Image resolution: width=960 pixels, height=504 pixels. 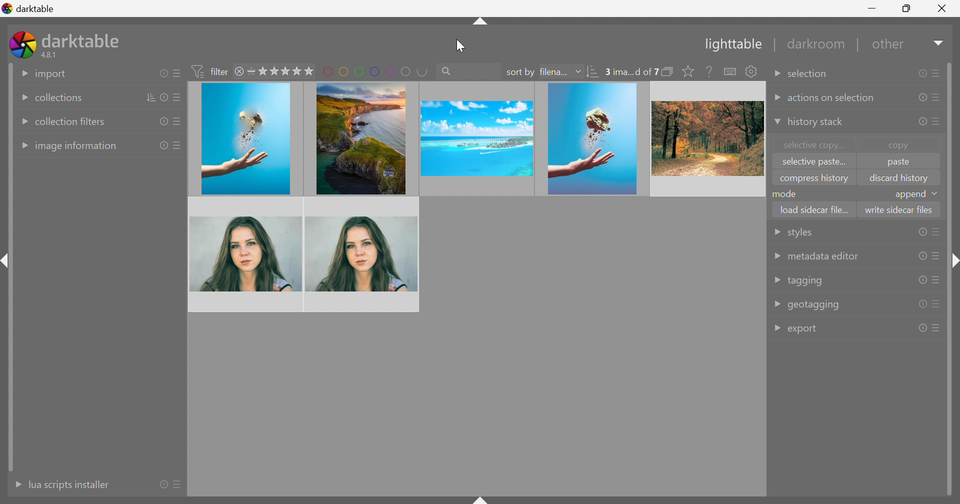 I want to click on mode, so click(x=787, y=193).